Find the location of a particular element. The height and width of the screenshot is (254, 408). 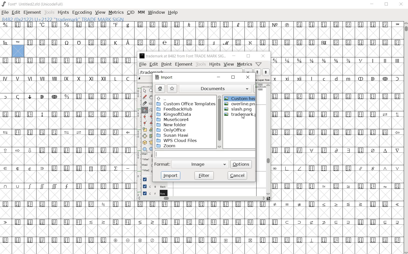

hints is located at coordinates (215, 64).